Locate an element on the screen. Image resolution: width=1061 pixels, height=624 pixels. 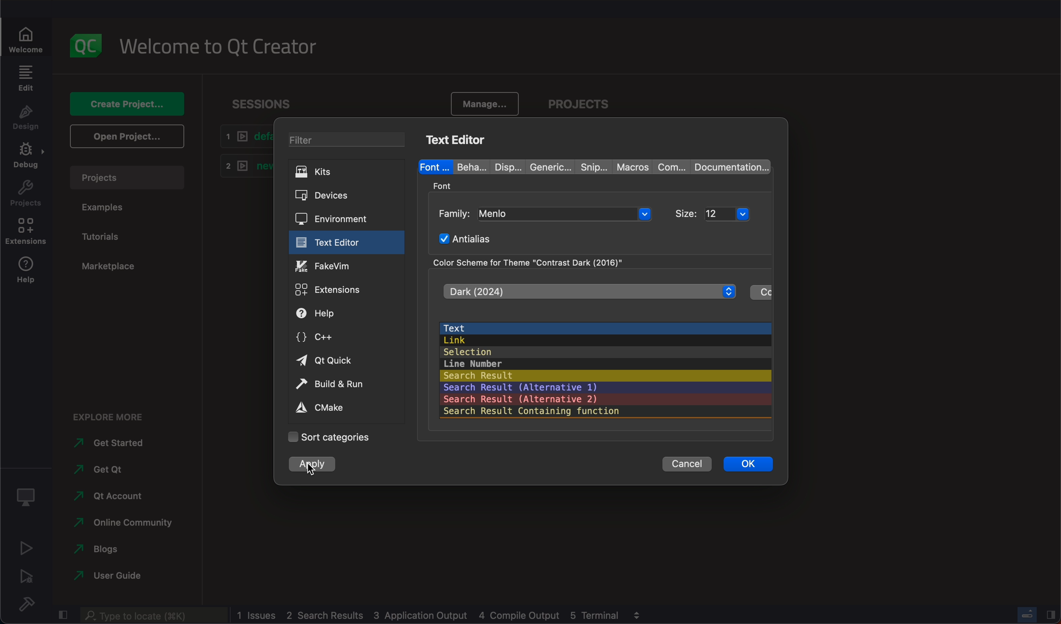
view output is located at coordinates (639, 614).